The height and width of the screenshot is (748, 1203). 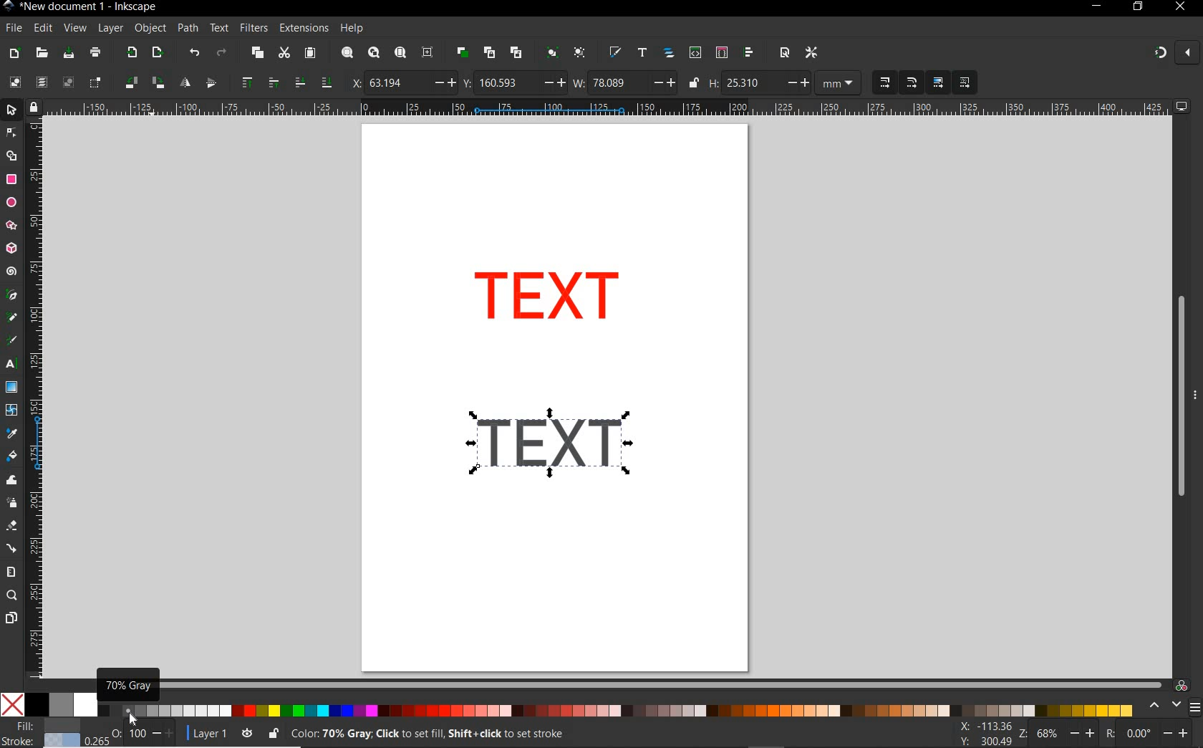 I want to click on gradient tool, so click(x=11, y=388).